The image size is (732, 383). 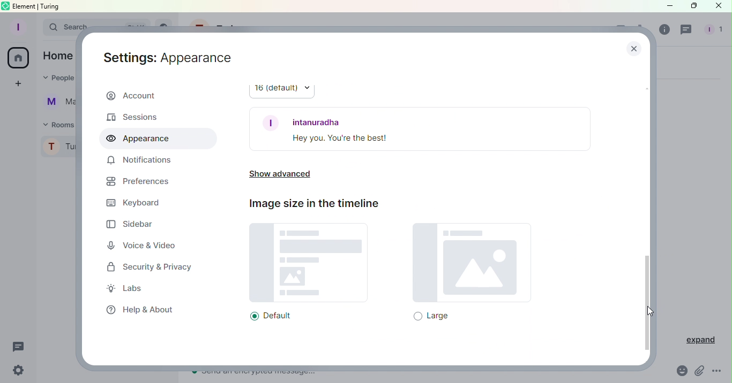 What do you see at coordinates (137, 161) in the screenshot?
I see `Notifications` at bounding box center [137, 161].